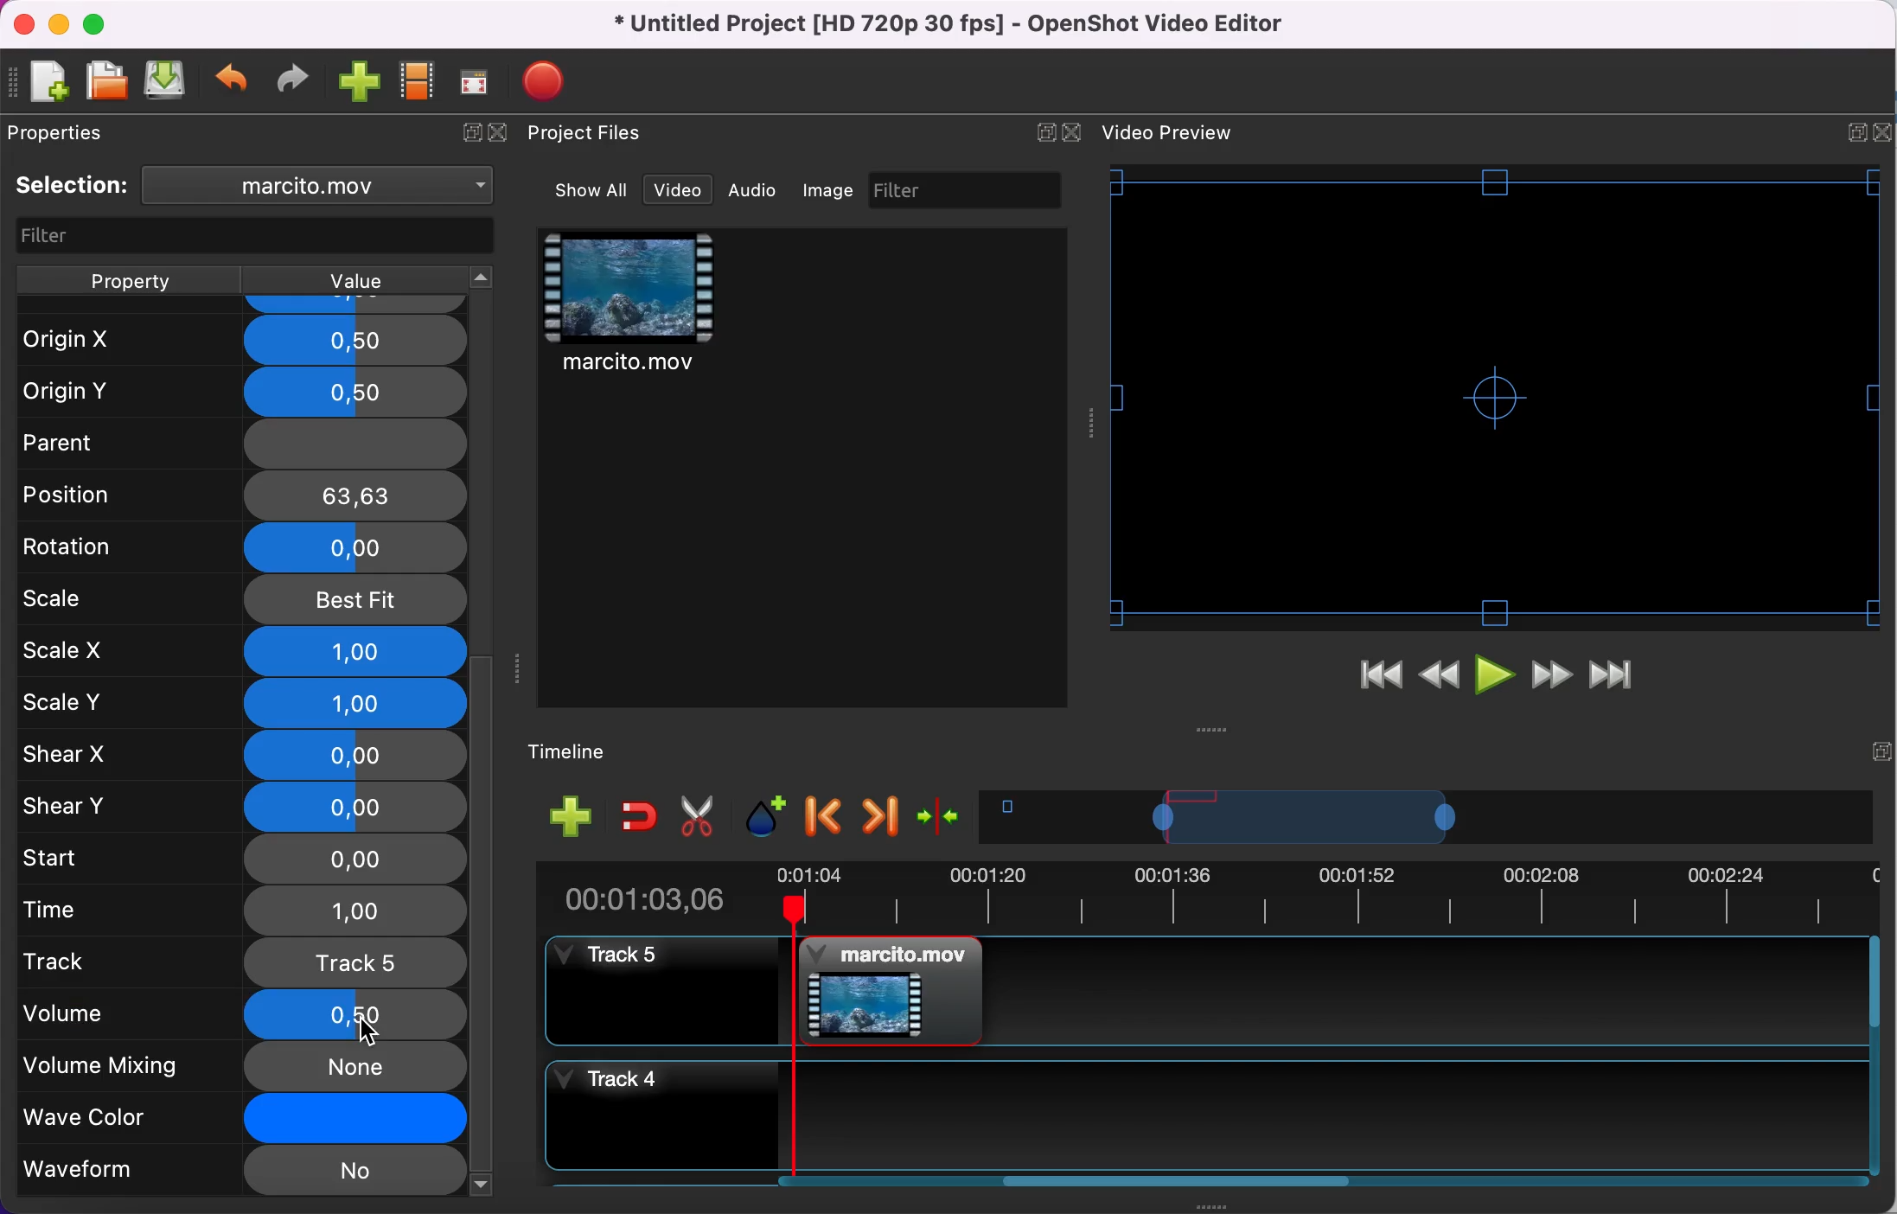 The height and width of the screenshot is (1214, 1897). What do you see at coordinates (699, 817) in the screenshot?
I see `cut` at bounding box center [699, 817].